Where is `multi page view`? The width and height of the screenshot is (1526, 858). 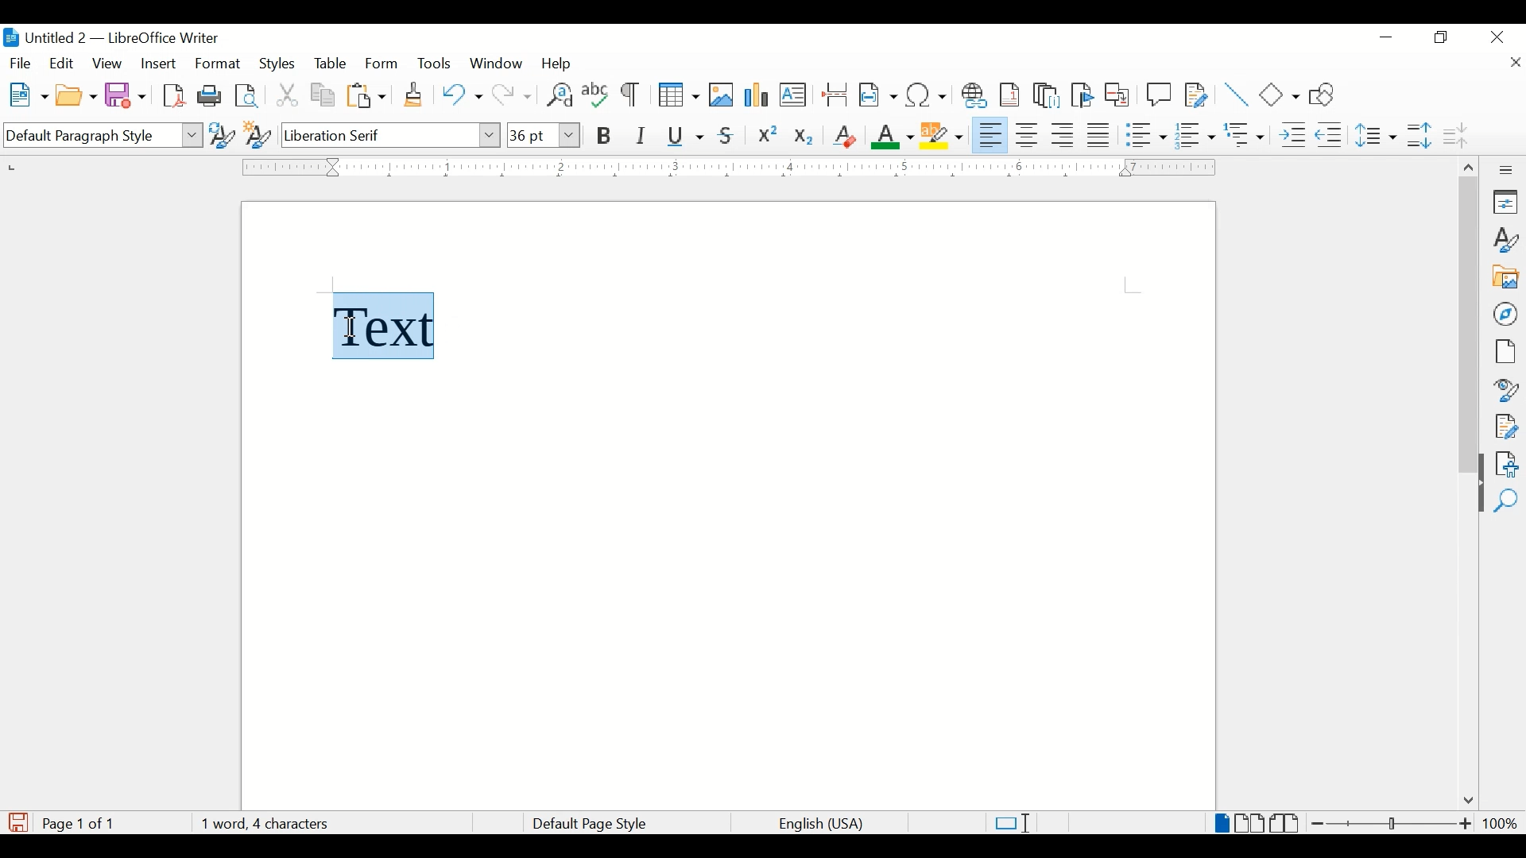
multi page view is located at coordinates (1251, 823).